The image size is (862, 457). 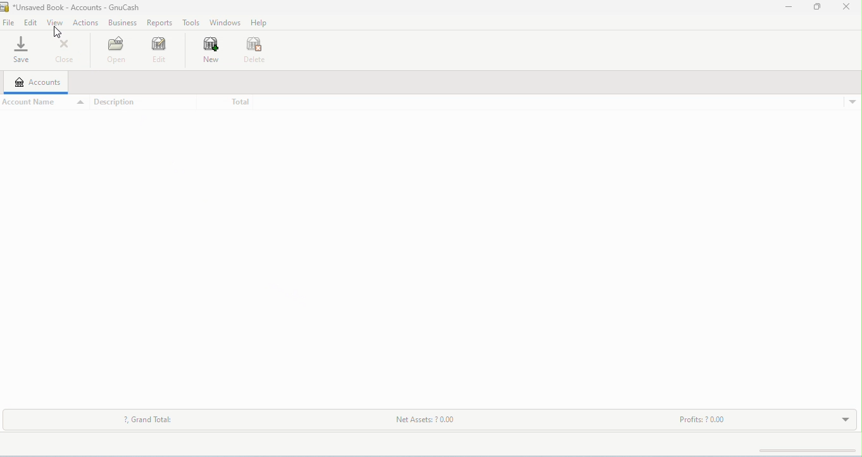 What do you see at coordinates (31, 23) in the screenshot?
I see `edit` at bounding box center [31, 23].